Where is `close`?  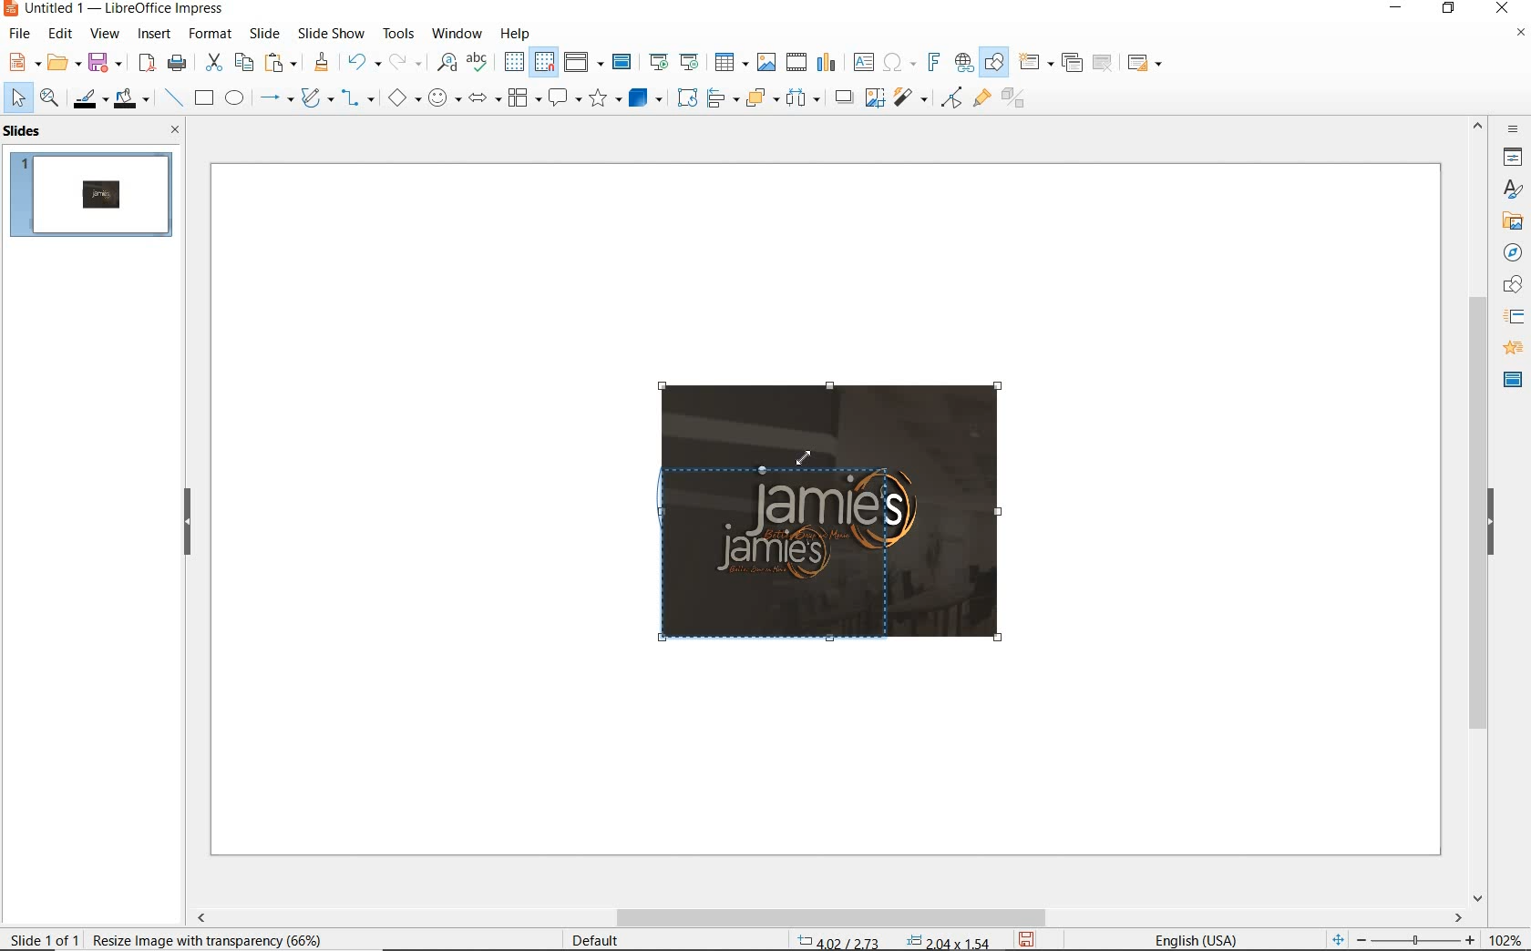
close is located at coordinates (1502, 9).